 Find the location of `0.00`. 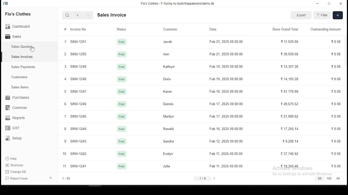

0.00 is located at coordinates (335, 116).